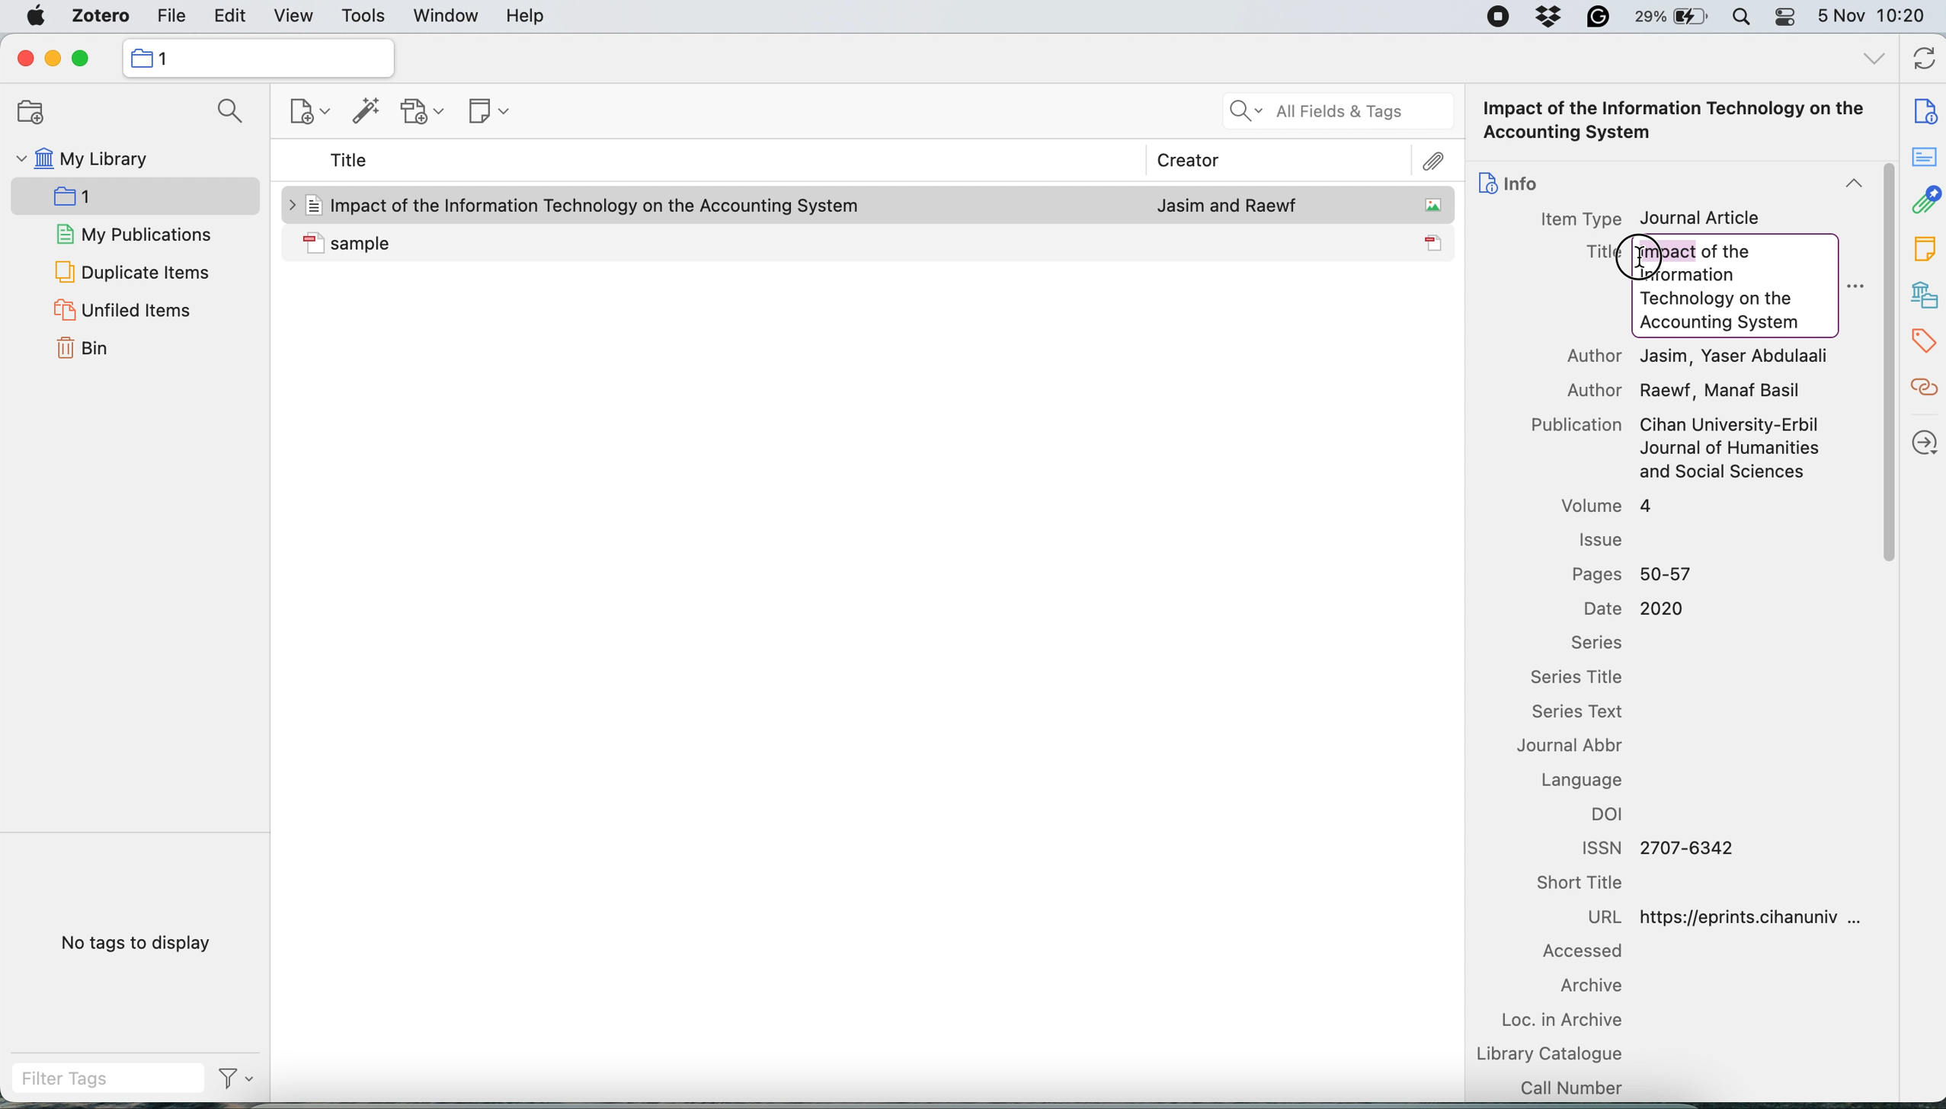  I want to click on file, so click(171, 16).